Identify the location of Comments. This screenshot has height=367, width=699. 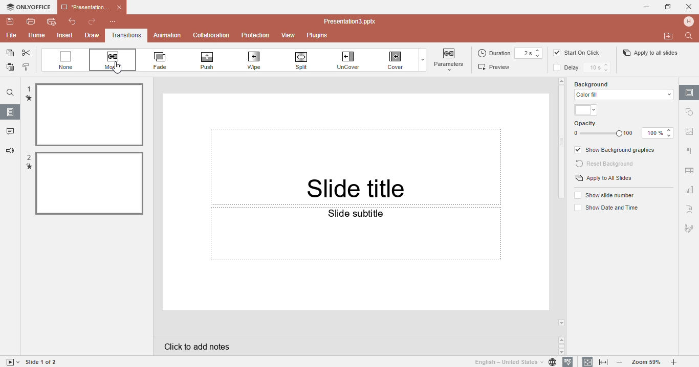
(10, 132).